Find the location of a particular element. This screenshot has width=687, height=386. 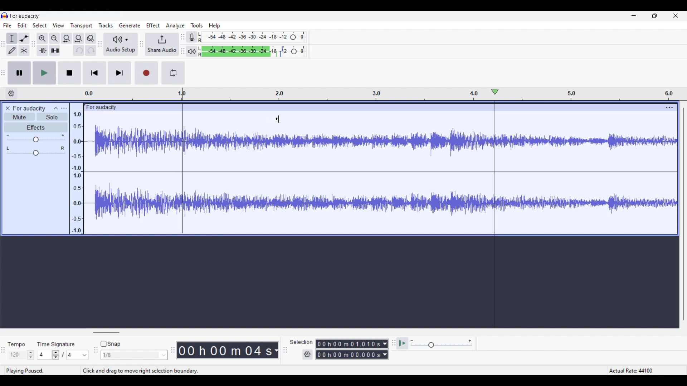

Duration measurement options is located at coordinates (276, 350).